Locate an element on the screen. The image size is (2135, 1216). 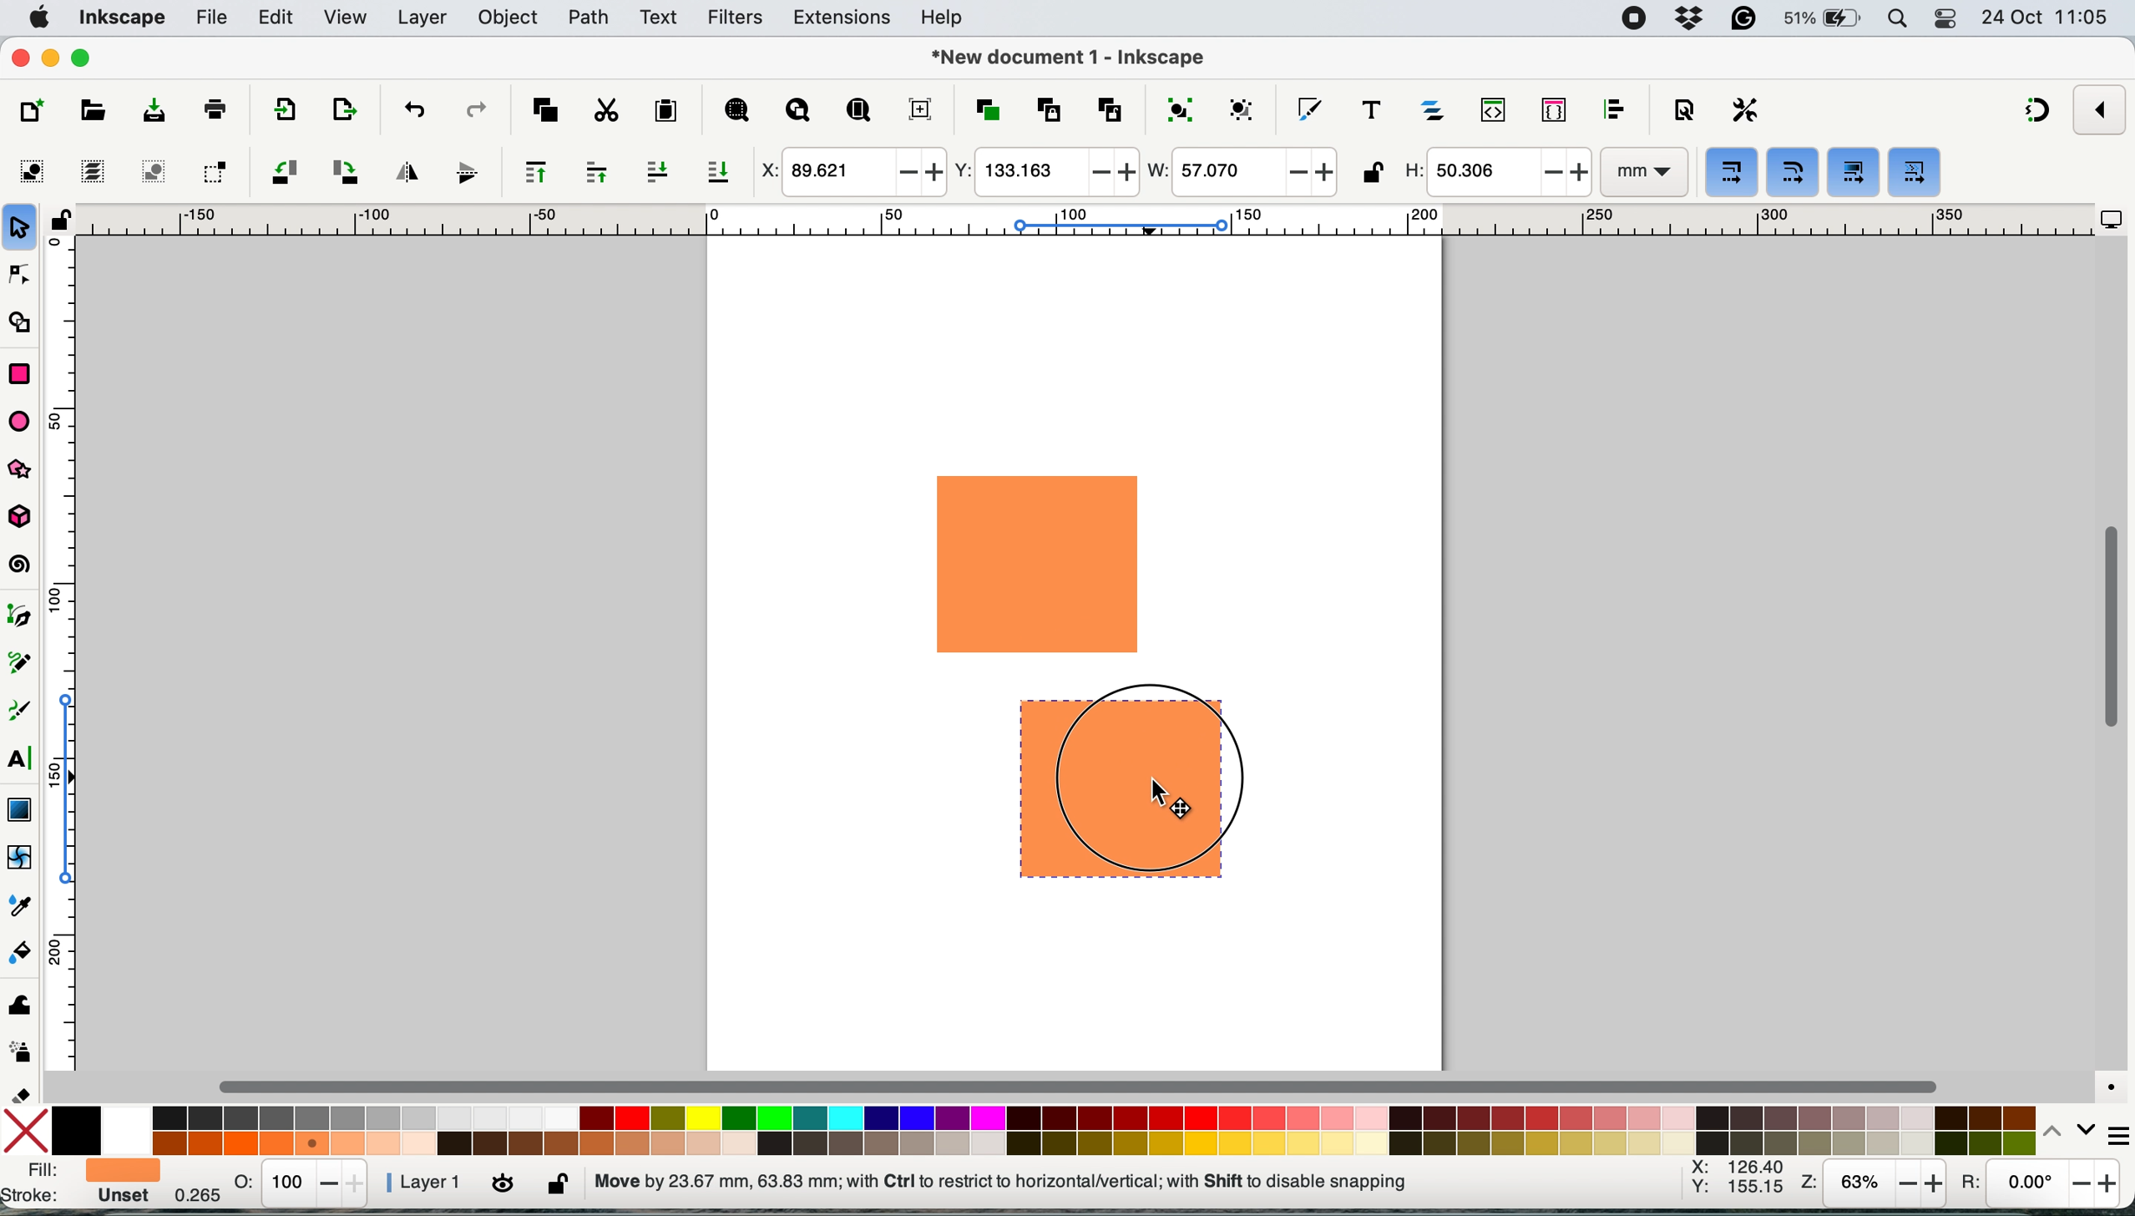
spray tool is located at coordinates (22, 1052).